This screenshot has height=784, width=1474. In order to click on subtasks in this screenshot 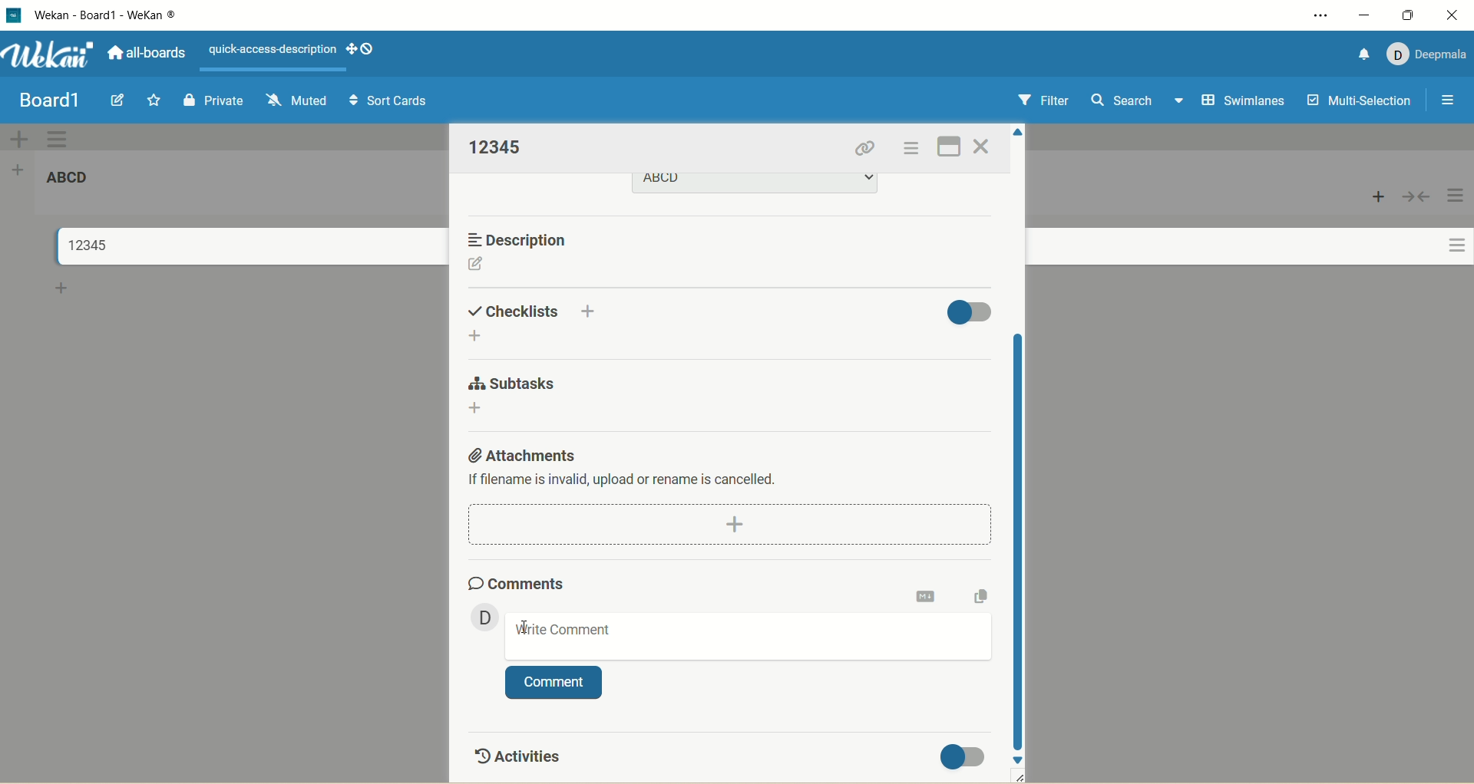, I will do `click(510, 384)`.